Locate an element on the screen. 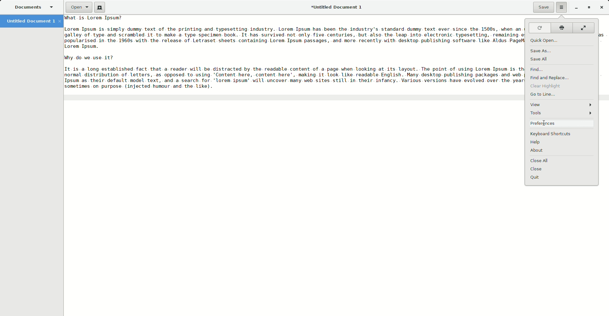  Keyboard Shortcuts is located at coordinates (553, 134).